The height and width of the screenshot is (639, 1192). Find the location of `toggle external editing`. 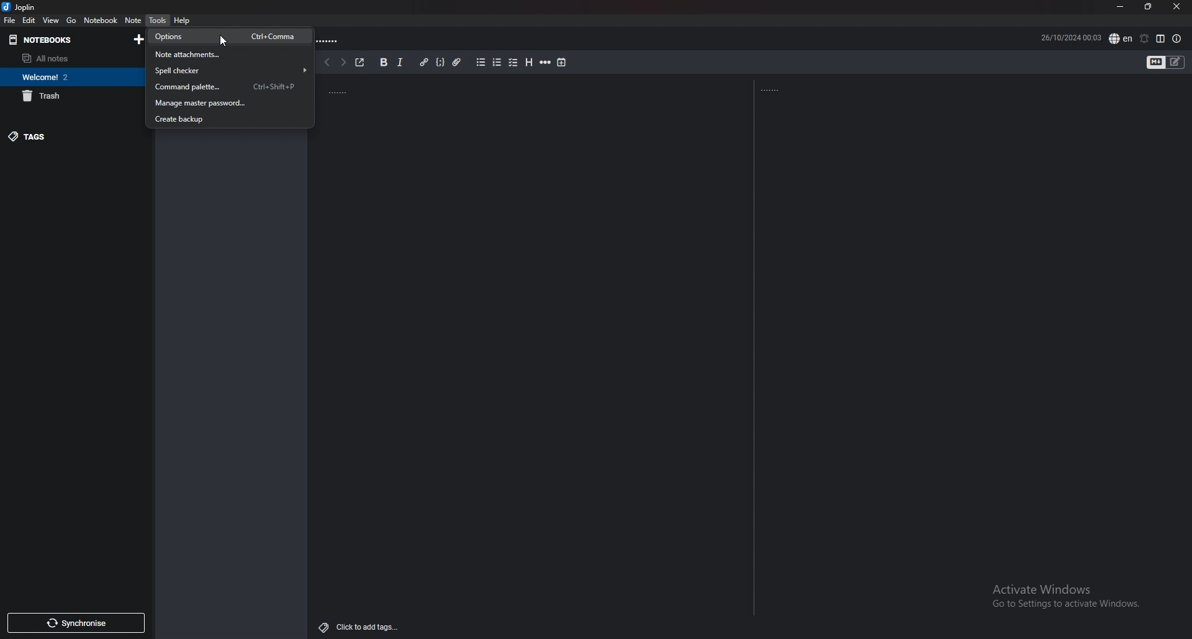

toggle external editing is located at coordinates (360, 61).